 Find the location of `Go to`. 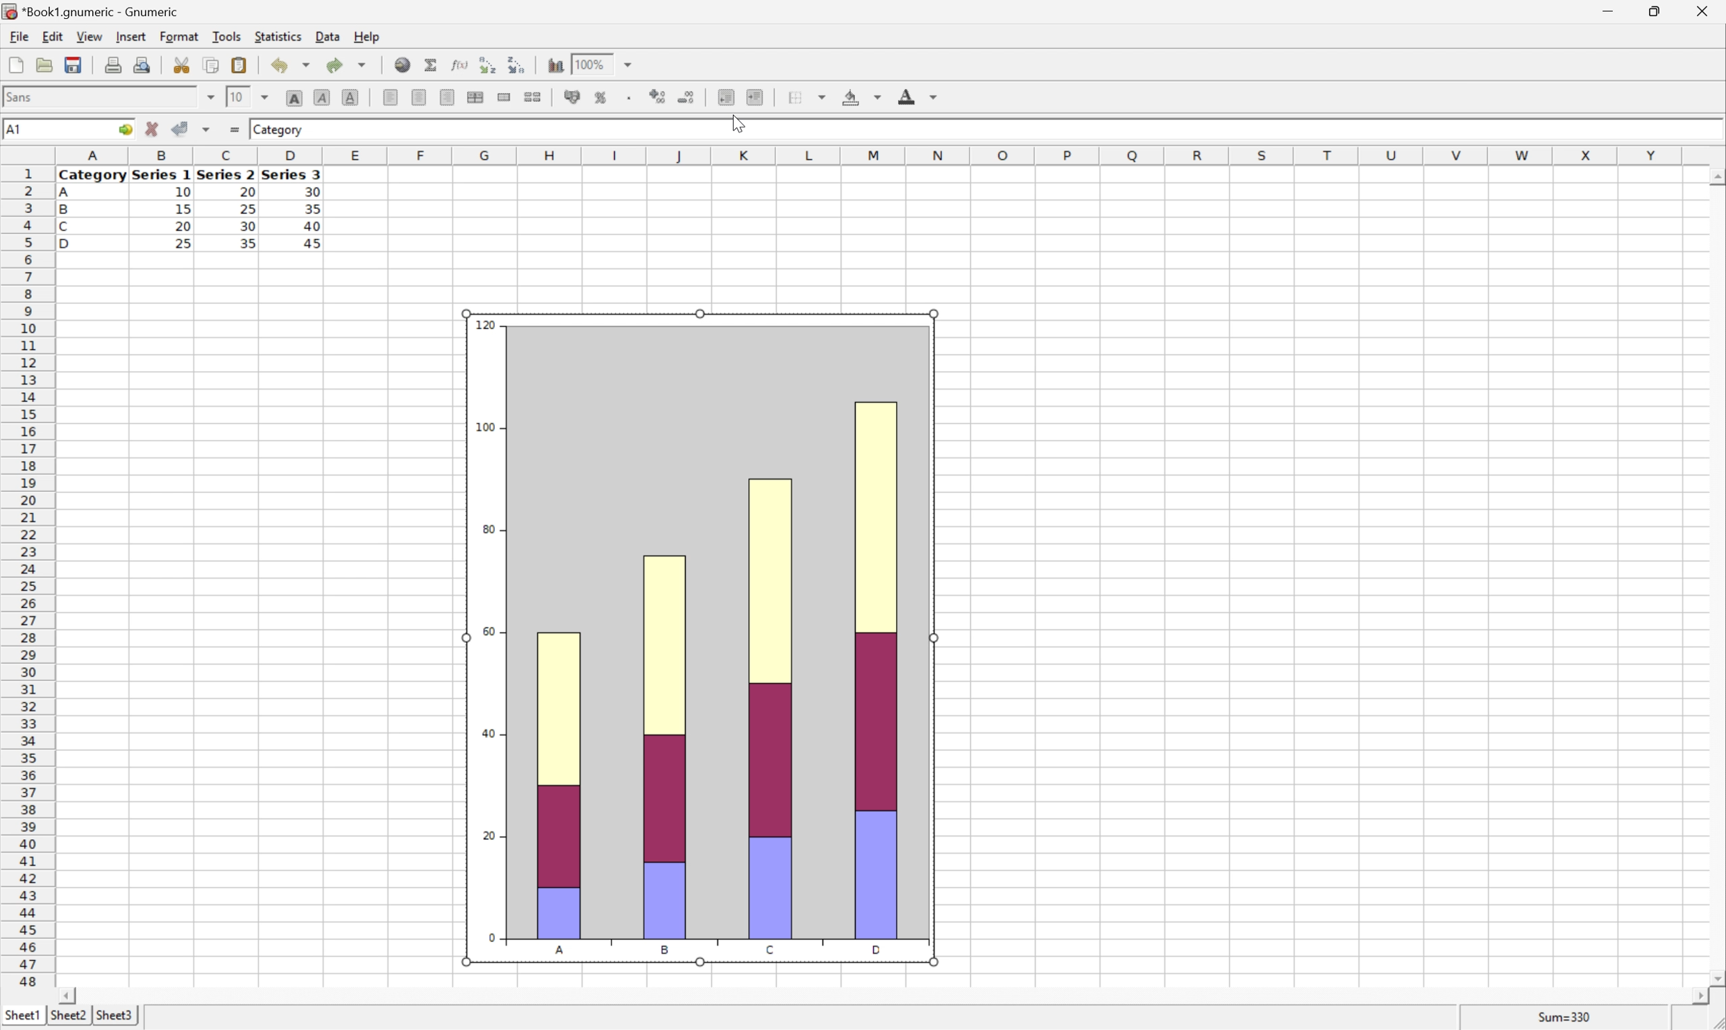

Go to is located at coordinates (123, 129).